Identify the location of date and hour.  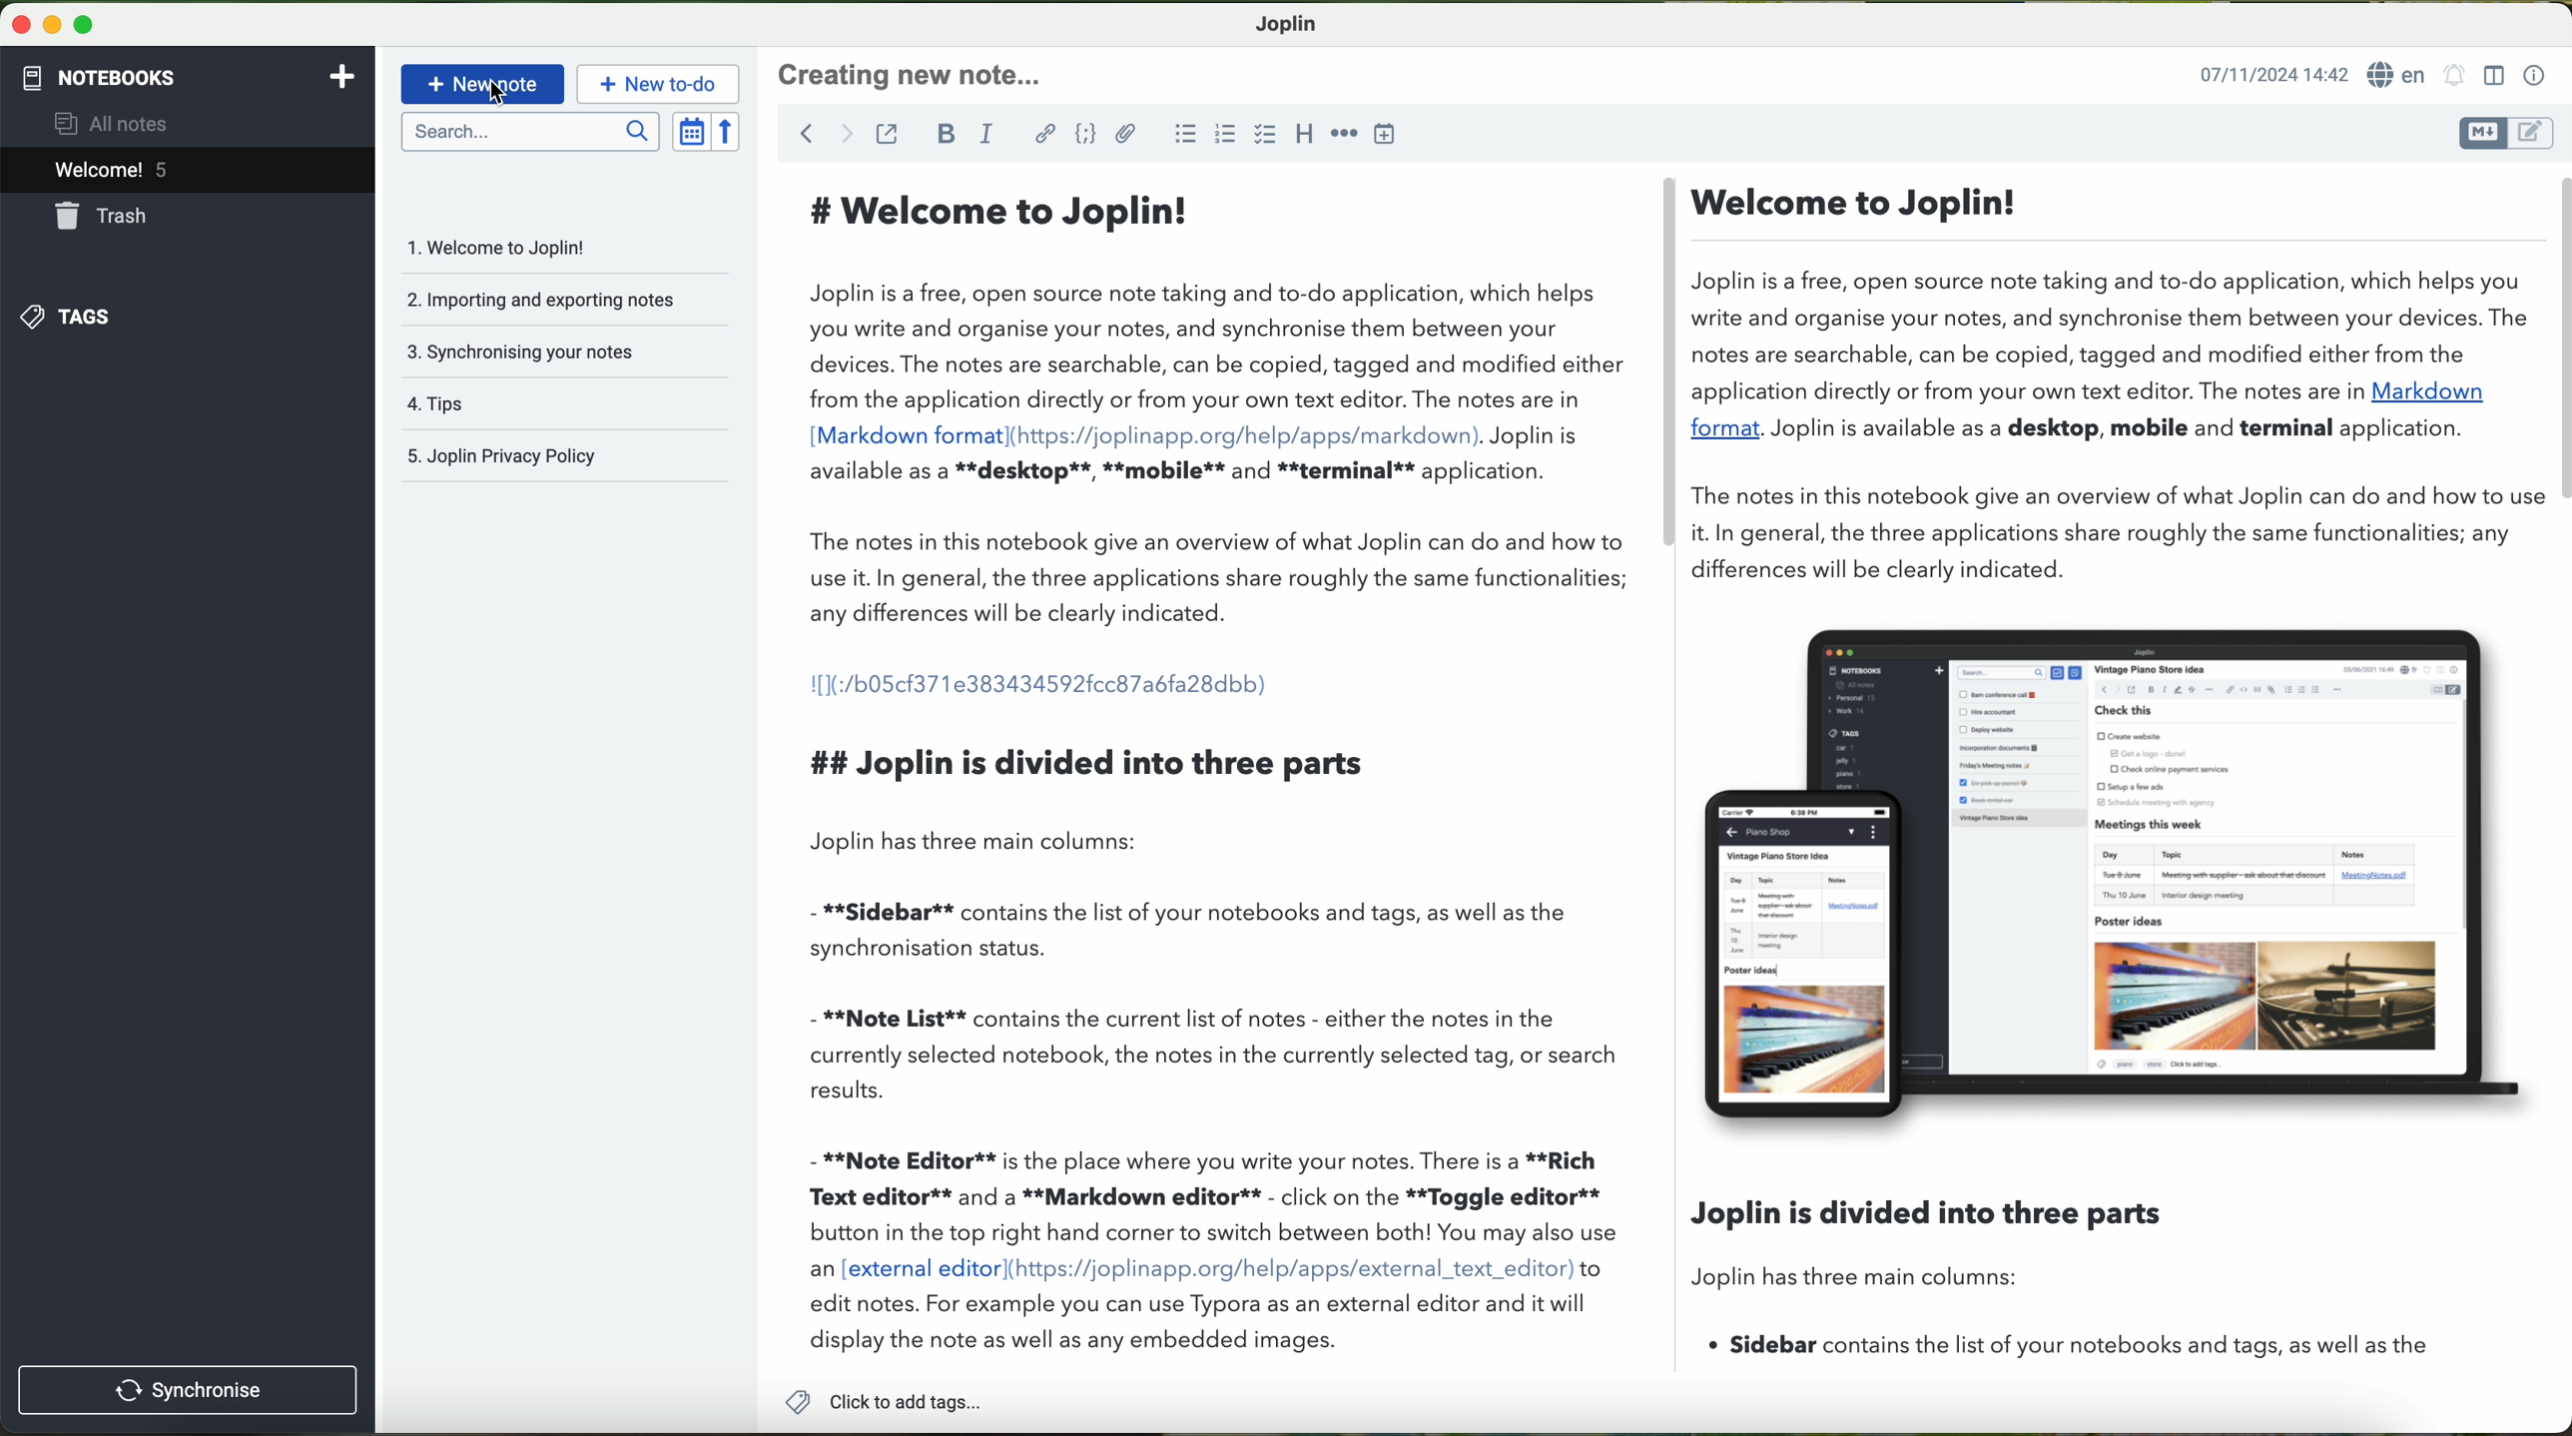
(2271, 73).